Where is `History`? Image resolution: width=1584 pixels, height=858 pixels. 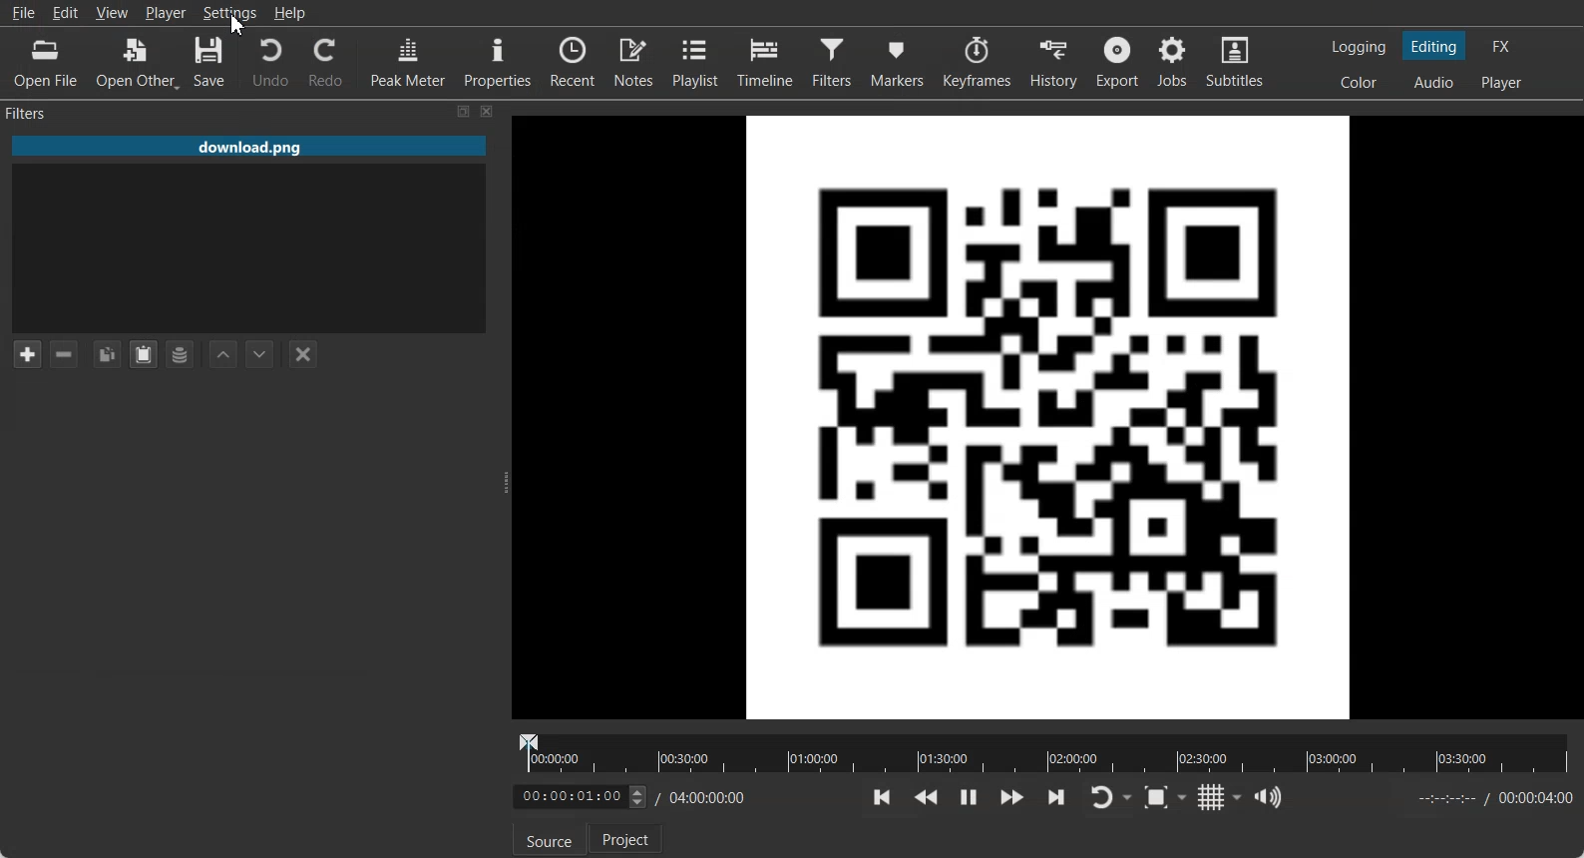
History is located at coordinates (1052, 62).